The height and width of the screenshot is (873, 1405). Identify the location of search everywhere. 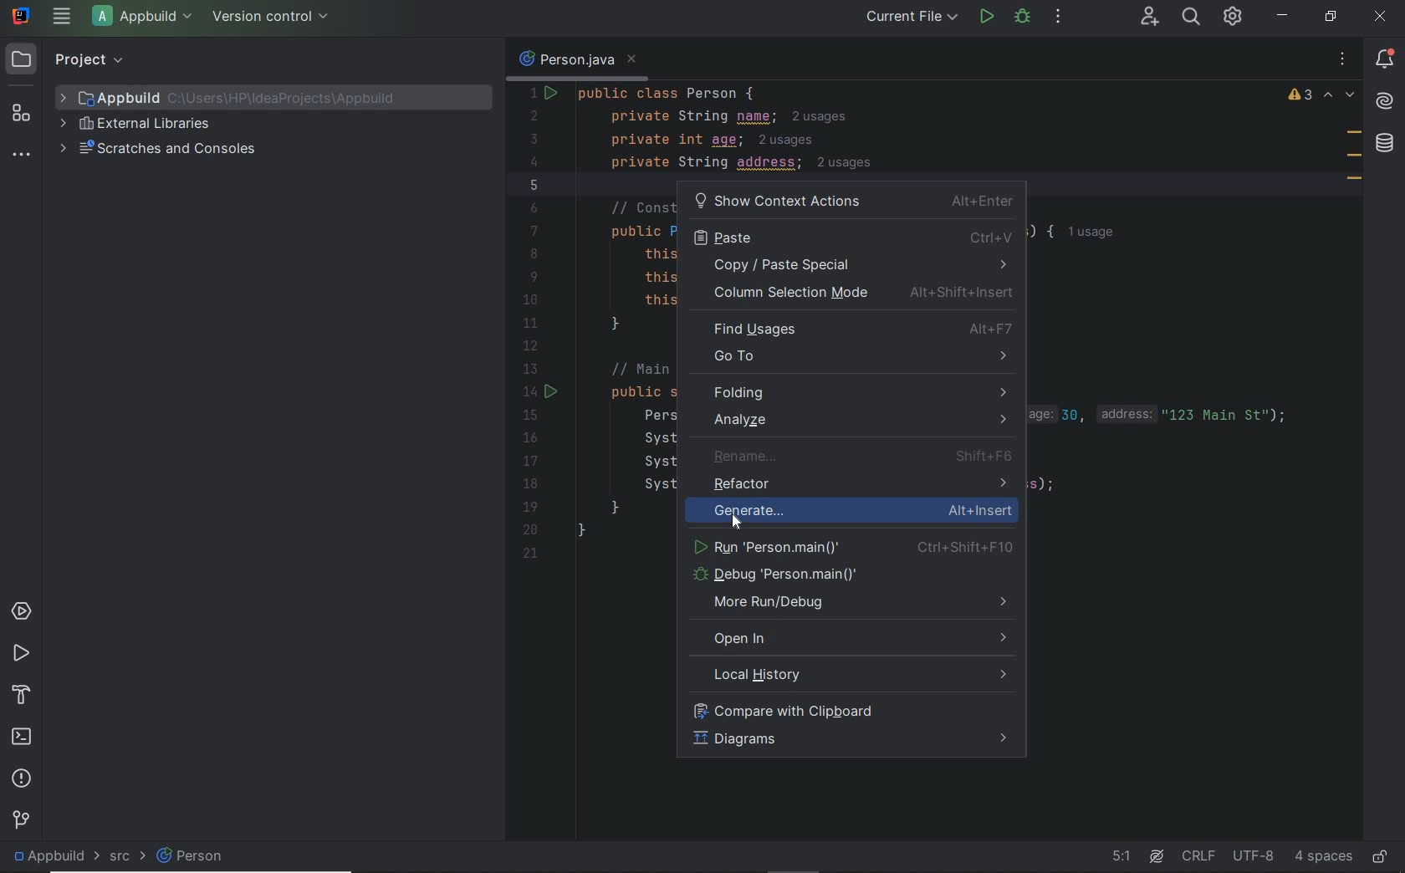
(1193, 18).